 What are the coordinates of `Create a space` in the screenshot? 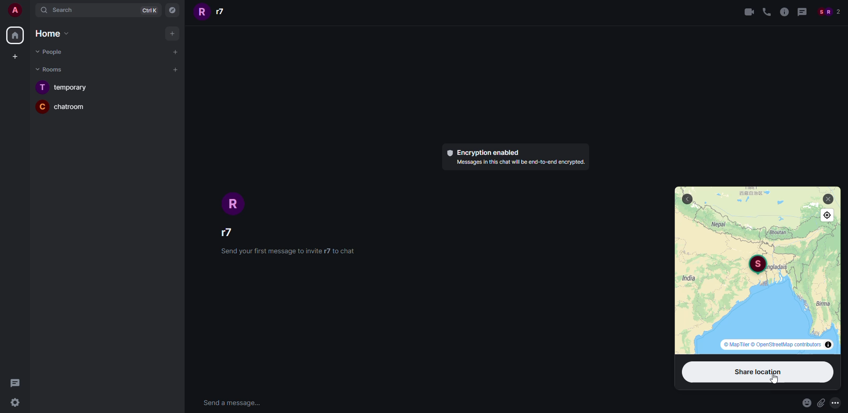 It's located at (16, 57).